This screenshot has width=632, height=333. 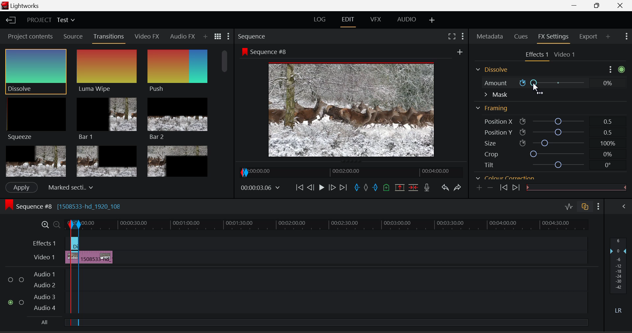 What do you see at coordinates (624, 207) in the screenshot?
I see `Show Audio Mix` at bounding box center [624, 207].